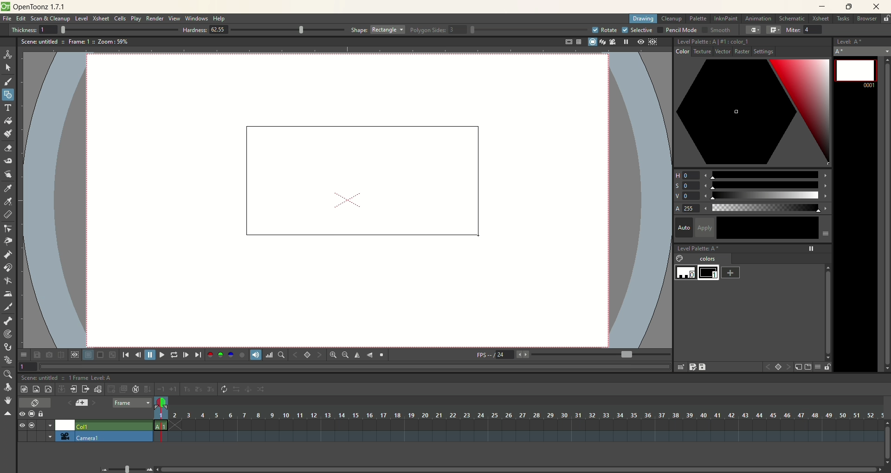 Image resolution: width=891 pixels, height=473 pixels. I want to click on soundtrack, so click(254, 354).